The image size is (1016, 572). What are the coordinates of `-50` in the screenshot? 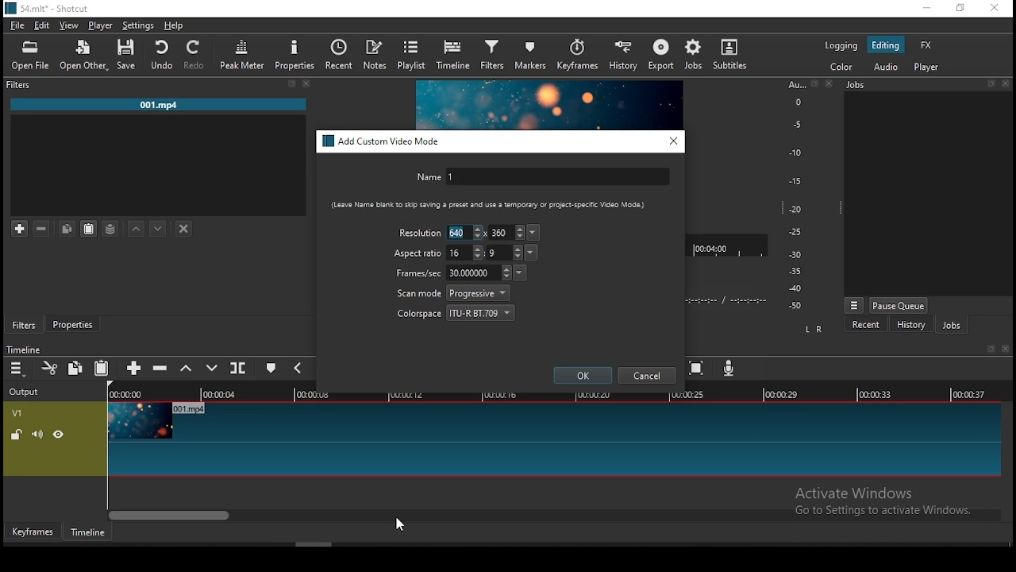 It's located at (795, 306).